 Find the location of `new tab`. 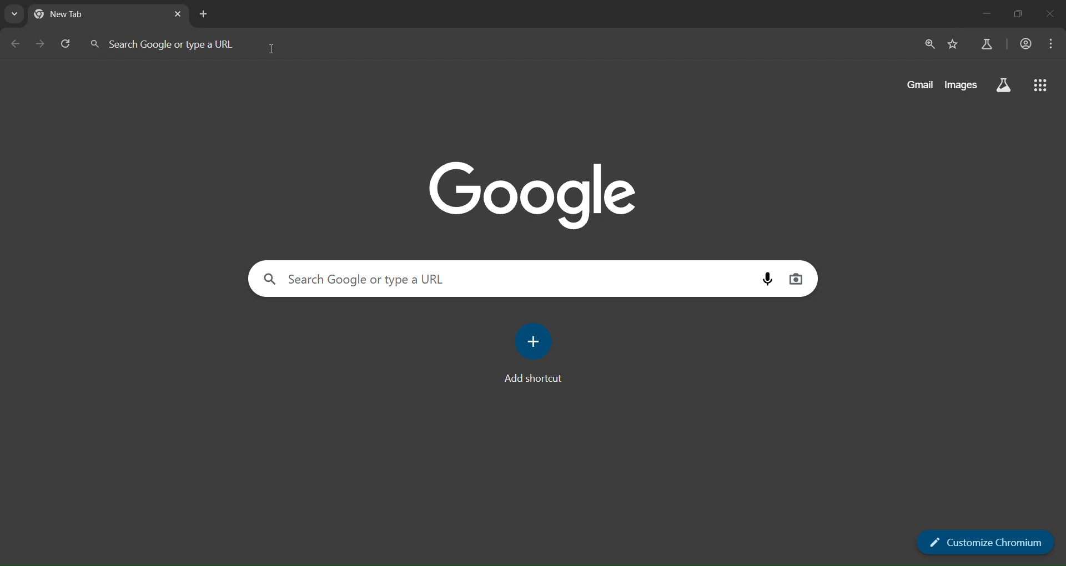

new tab is located at coordinates (204, 14).